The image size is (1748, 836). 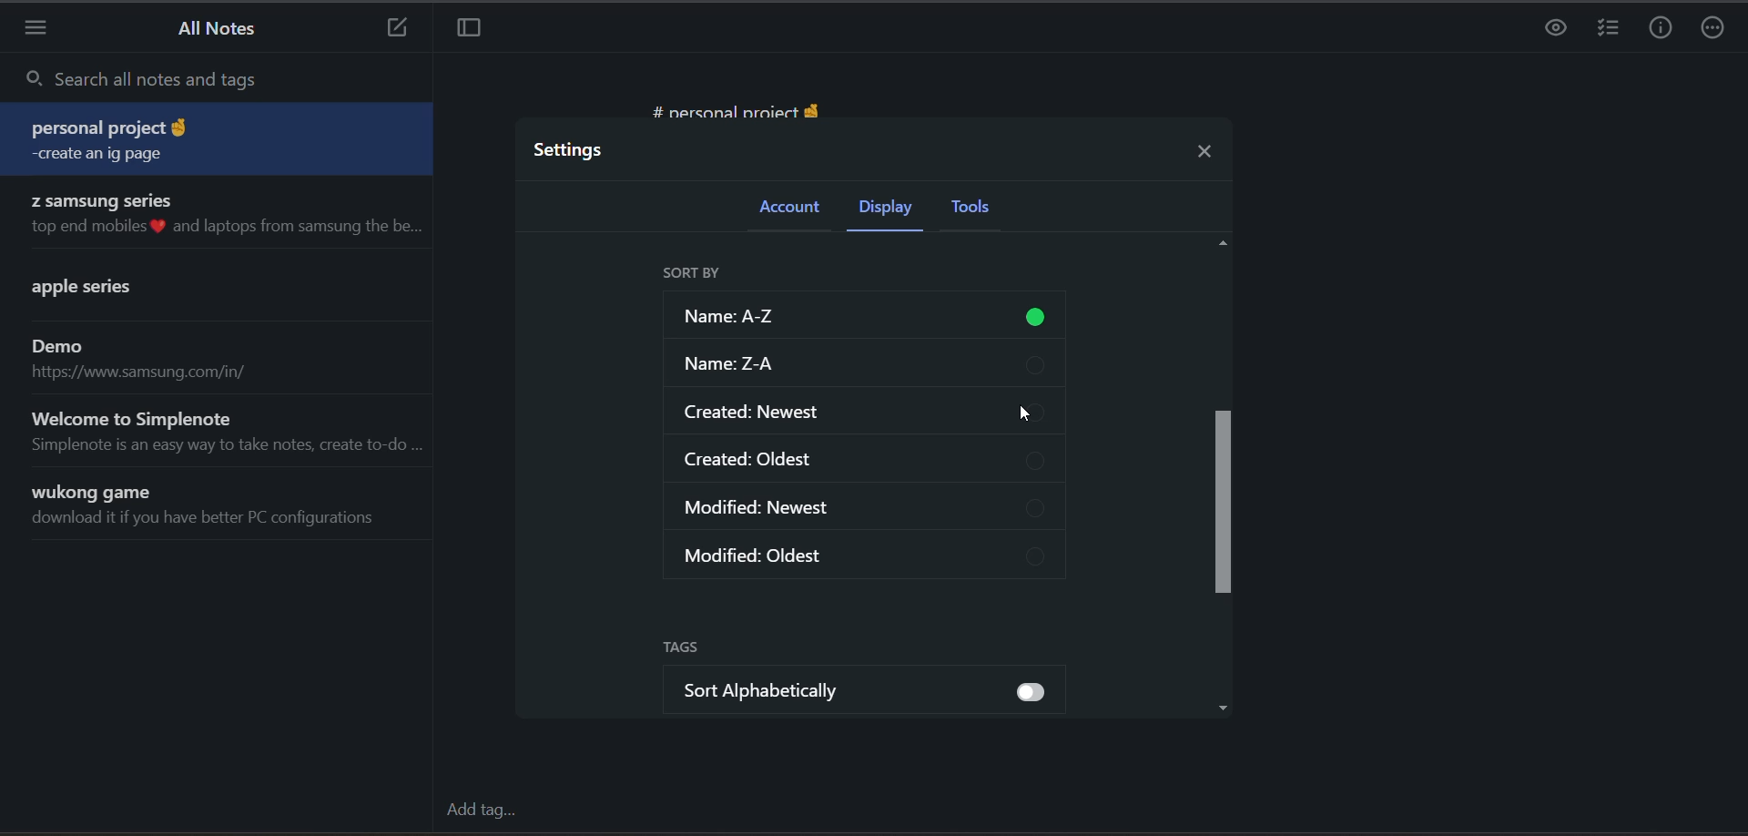 I want to click on tags, so click(x=692, y=647).